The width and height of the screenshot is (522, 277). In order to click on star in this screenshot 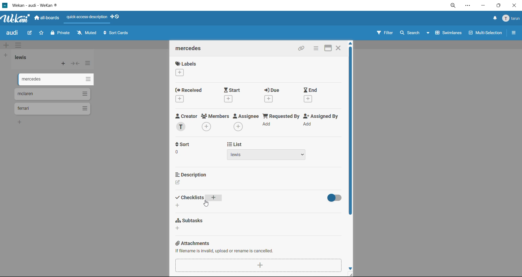, I will do `click(42, 34)`.